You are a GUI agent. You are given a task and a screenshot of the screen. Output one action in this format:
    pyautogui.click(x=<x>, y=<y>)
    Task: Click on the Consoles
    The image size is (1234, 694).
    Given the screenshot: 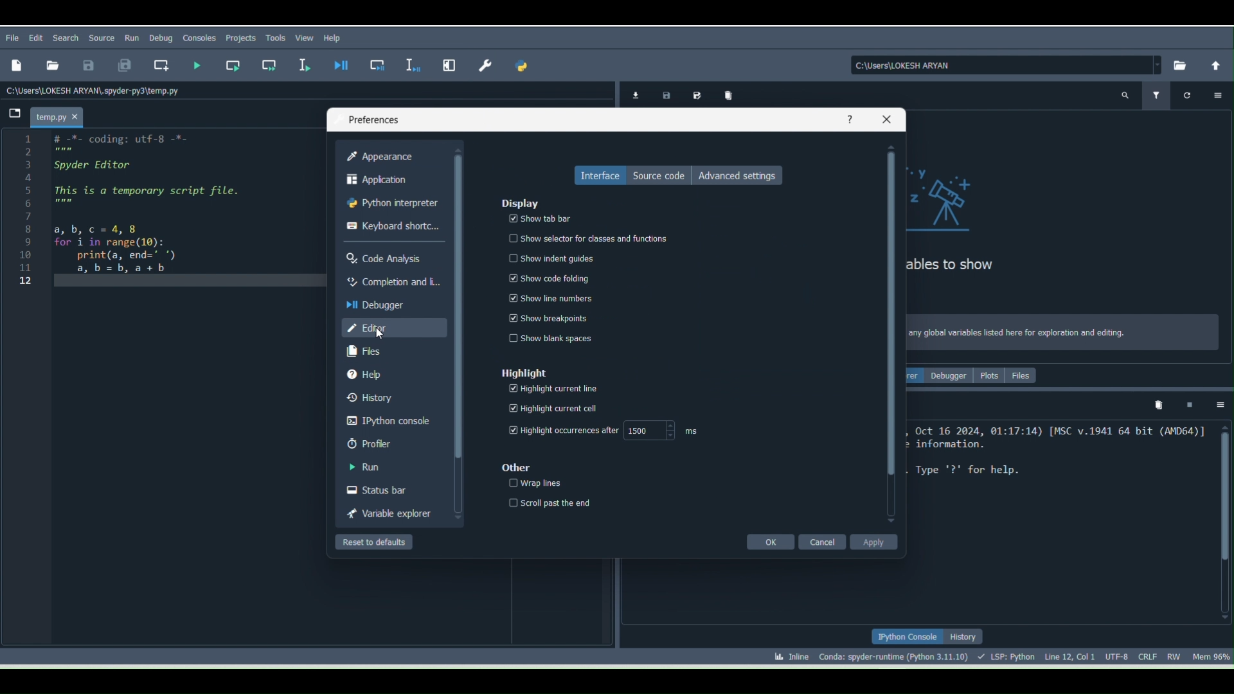 What is the action you would take?
    pyautogui.click(x=197, y=40)
    